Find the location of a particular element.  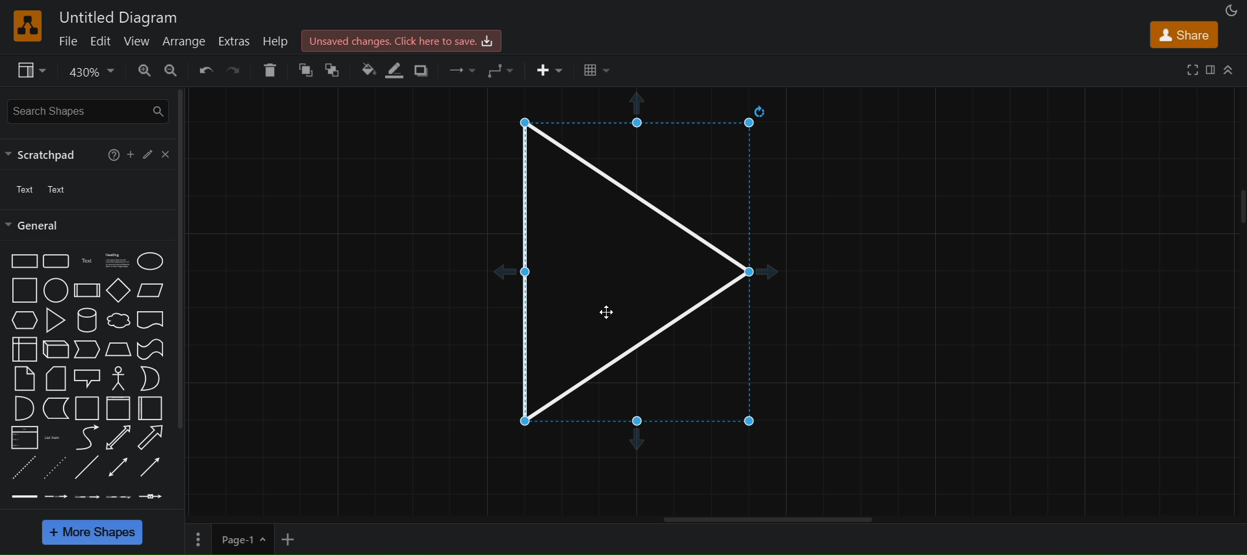

format is located at coordinates (1210, 69).